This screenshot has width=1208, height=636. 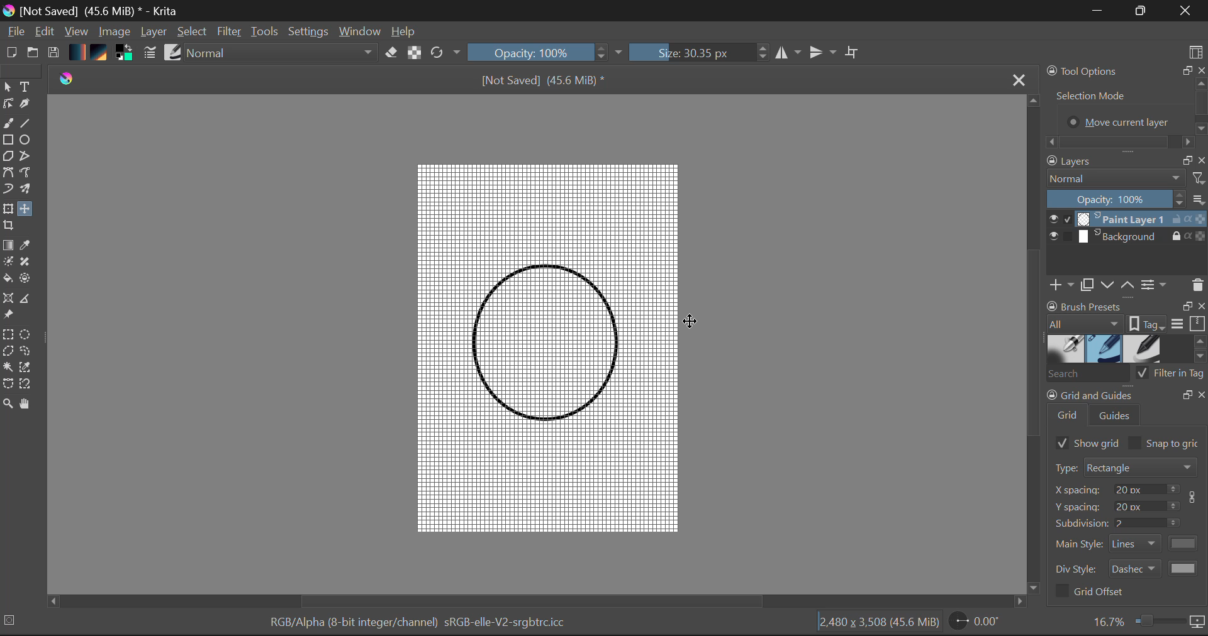 What do you see at coordinates (1126, 376) in the screenshot?
I see `Brush Presets Search` at bounding box center [1126, 376].